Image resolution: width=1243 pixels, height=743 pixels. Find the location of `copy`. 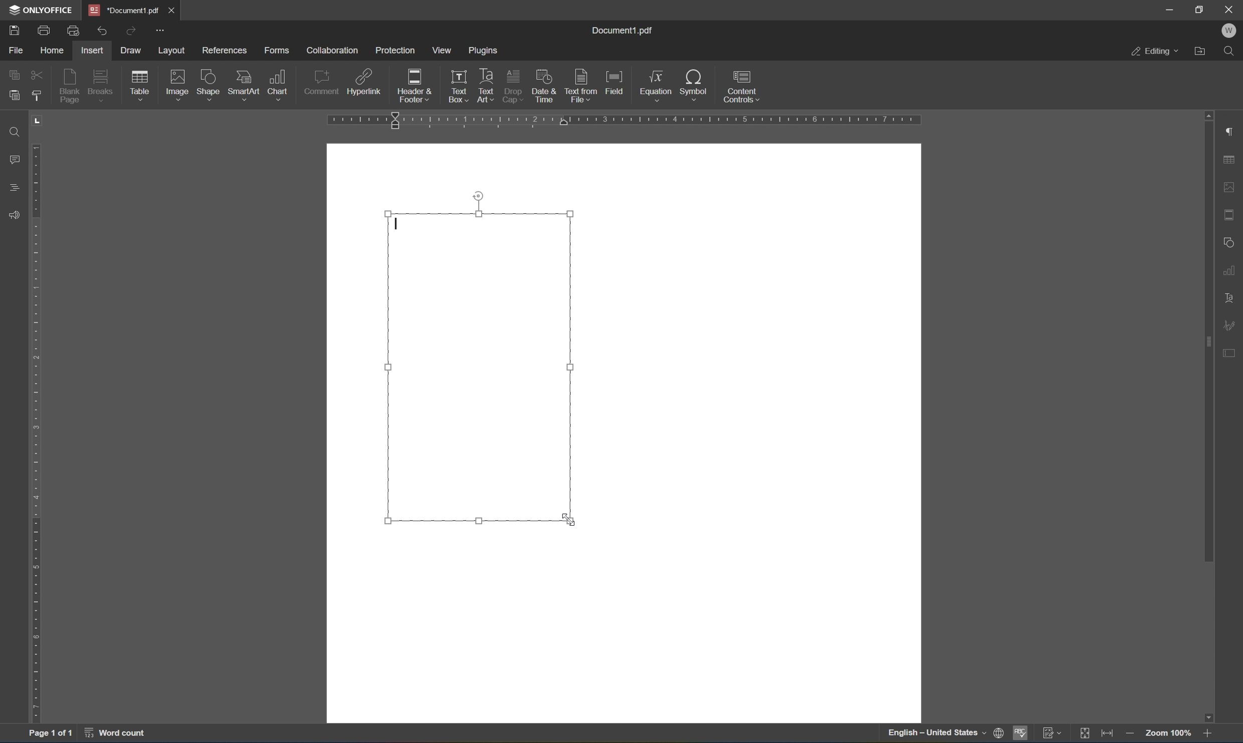

copy is located at coordinates (14, 74).